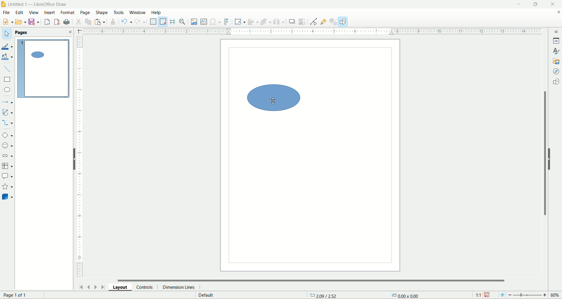 Image resolution: width=562 pixels, height=299 pixels. I want to click on clone formatting, so click(114, 22).